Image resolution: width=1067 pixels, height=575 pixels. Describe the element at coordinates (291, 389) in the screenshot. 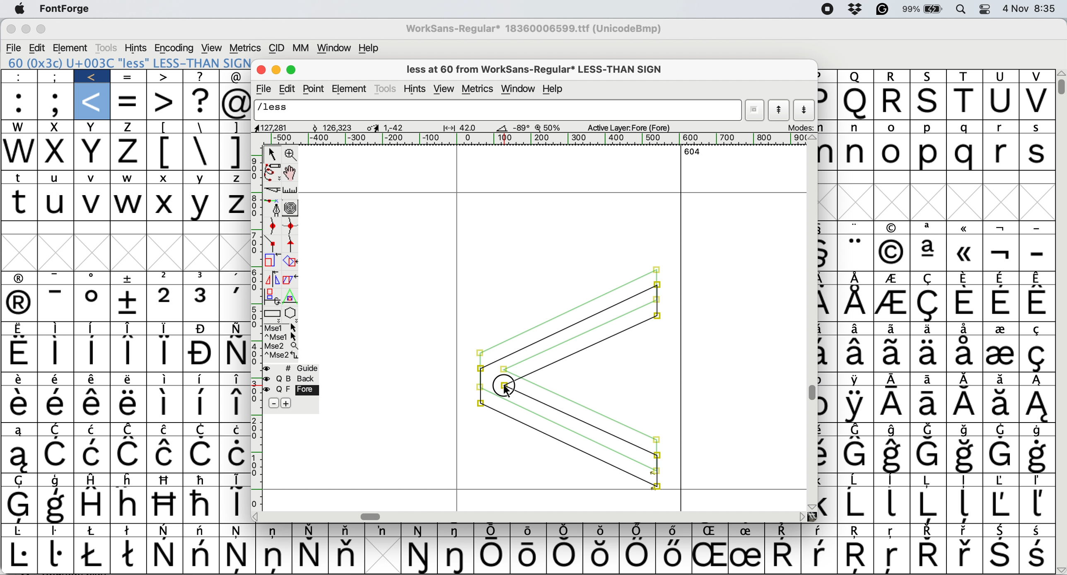

I see `fore` at that location.